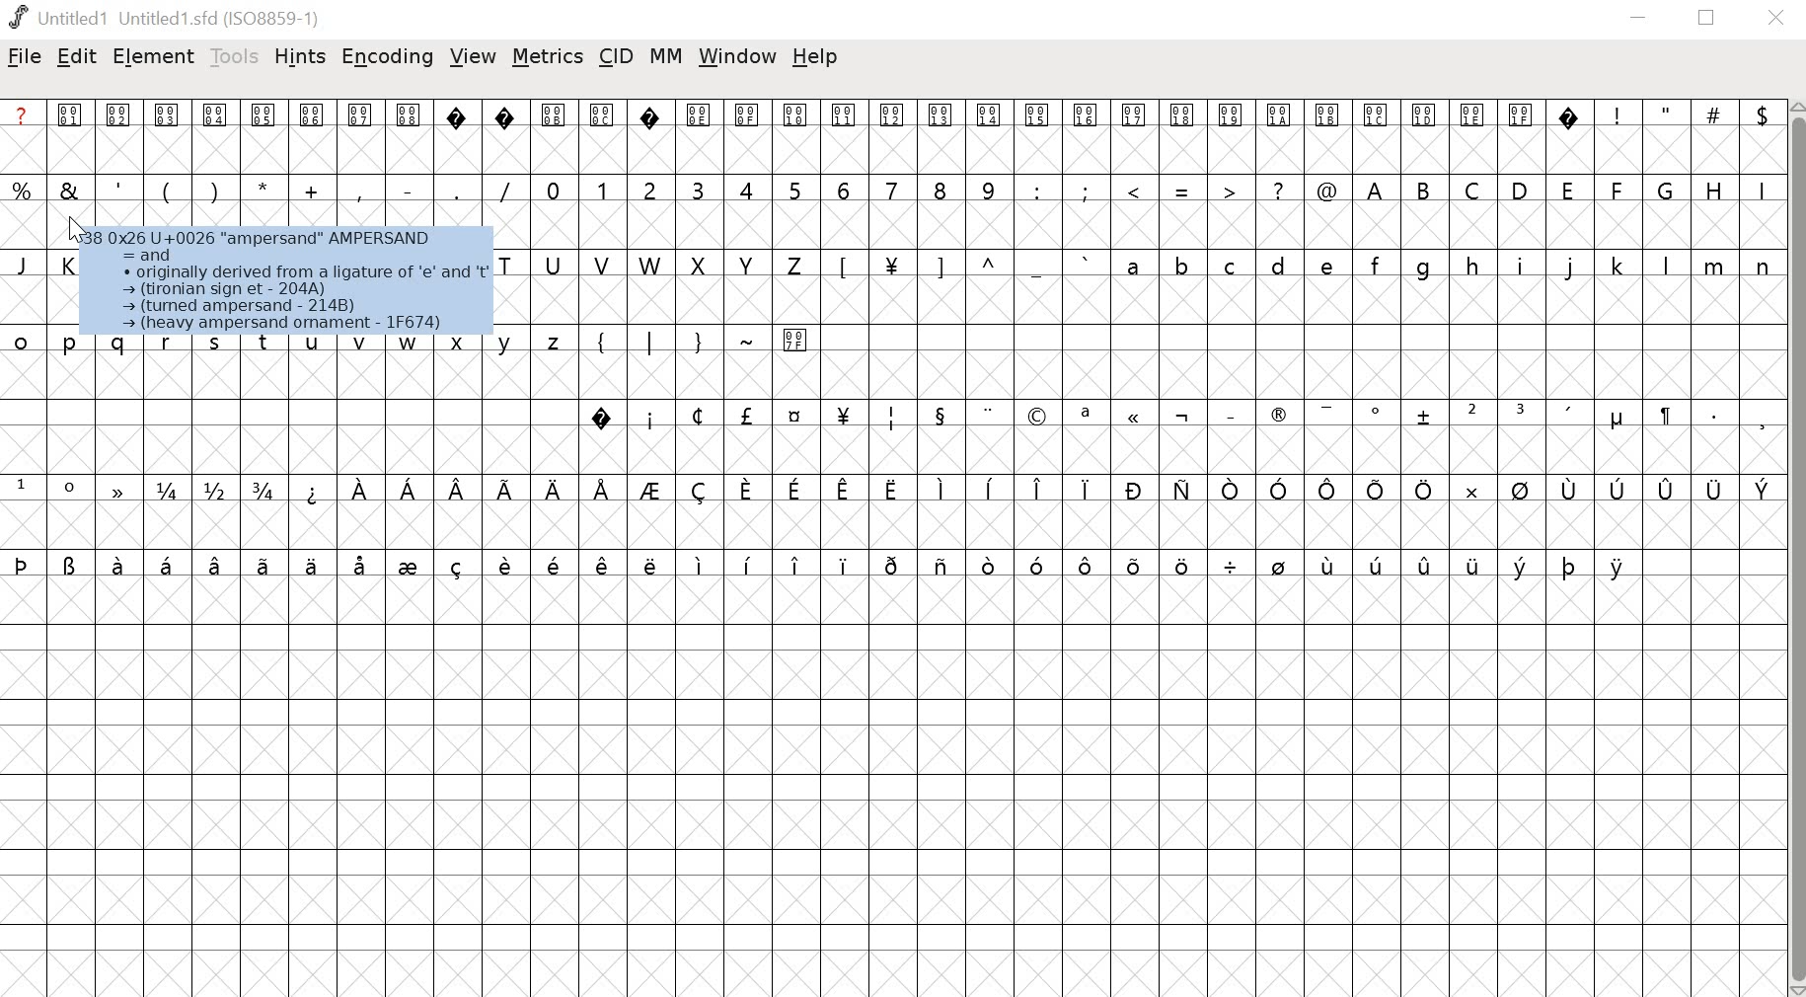 This screenshot has height=997, width=1806. I want to click on symbol, so click(554, 490).